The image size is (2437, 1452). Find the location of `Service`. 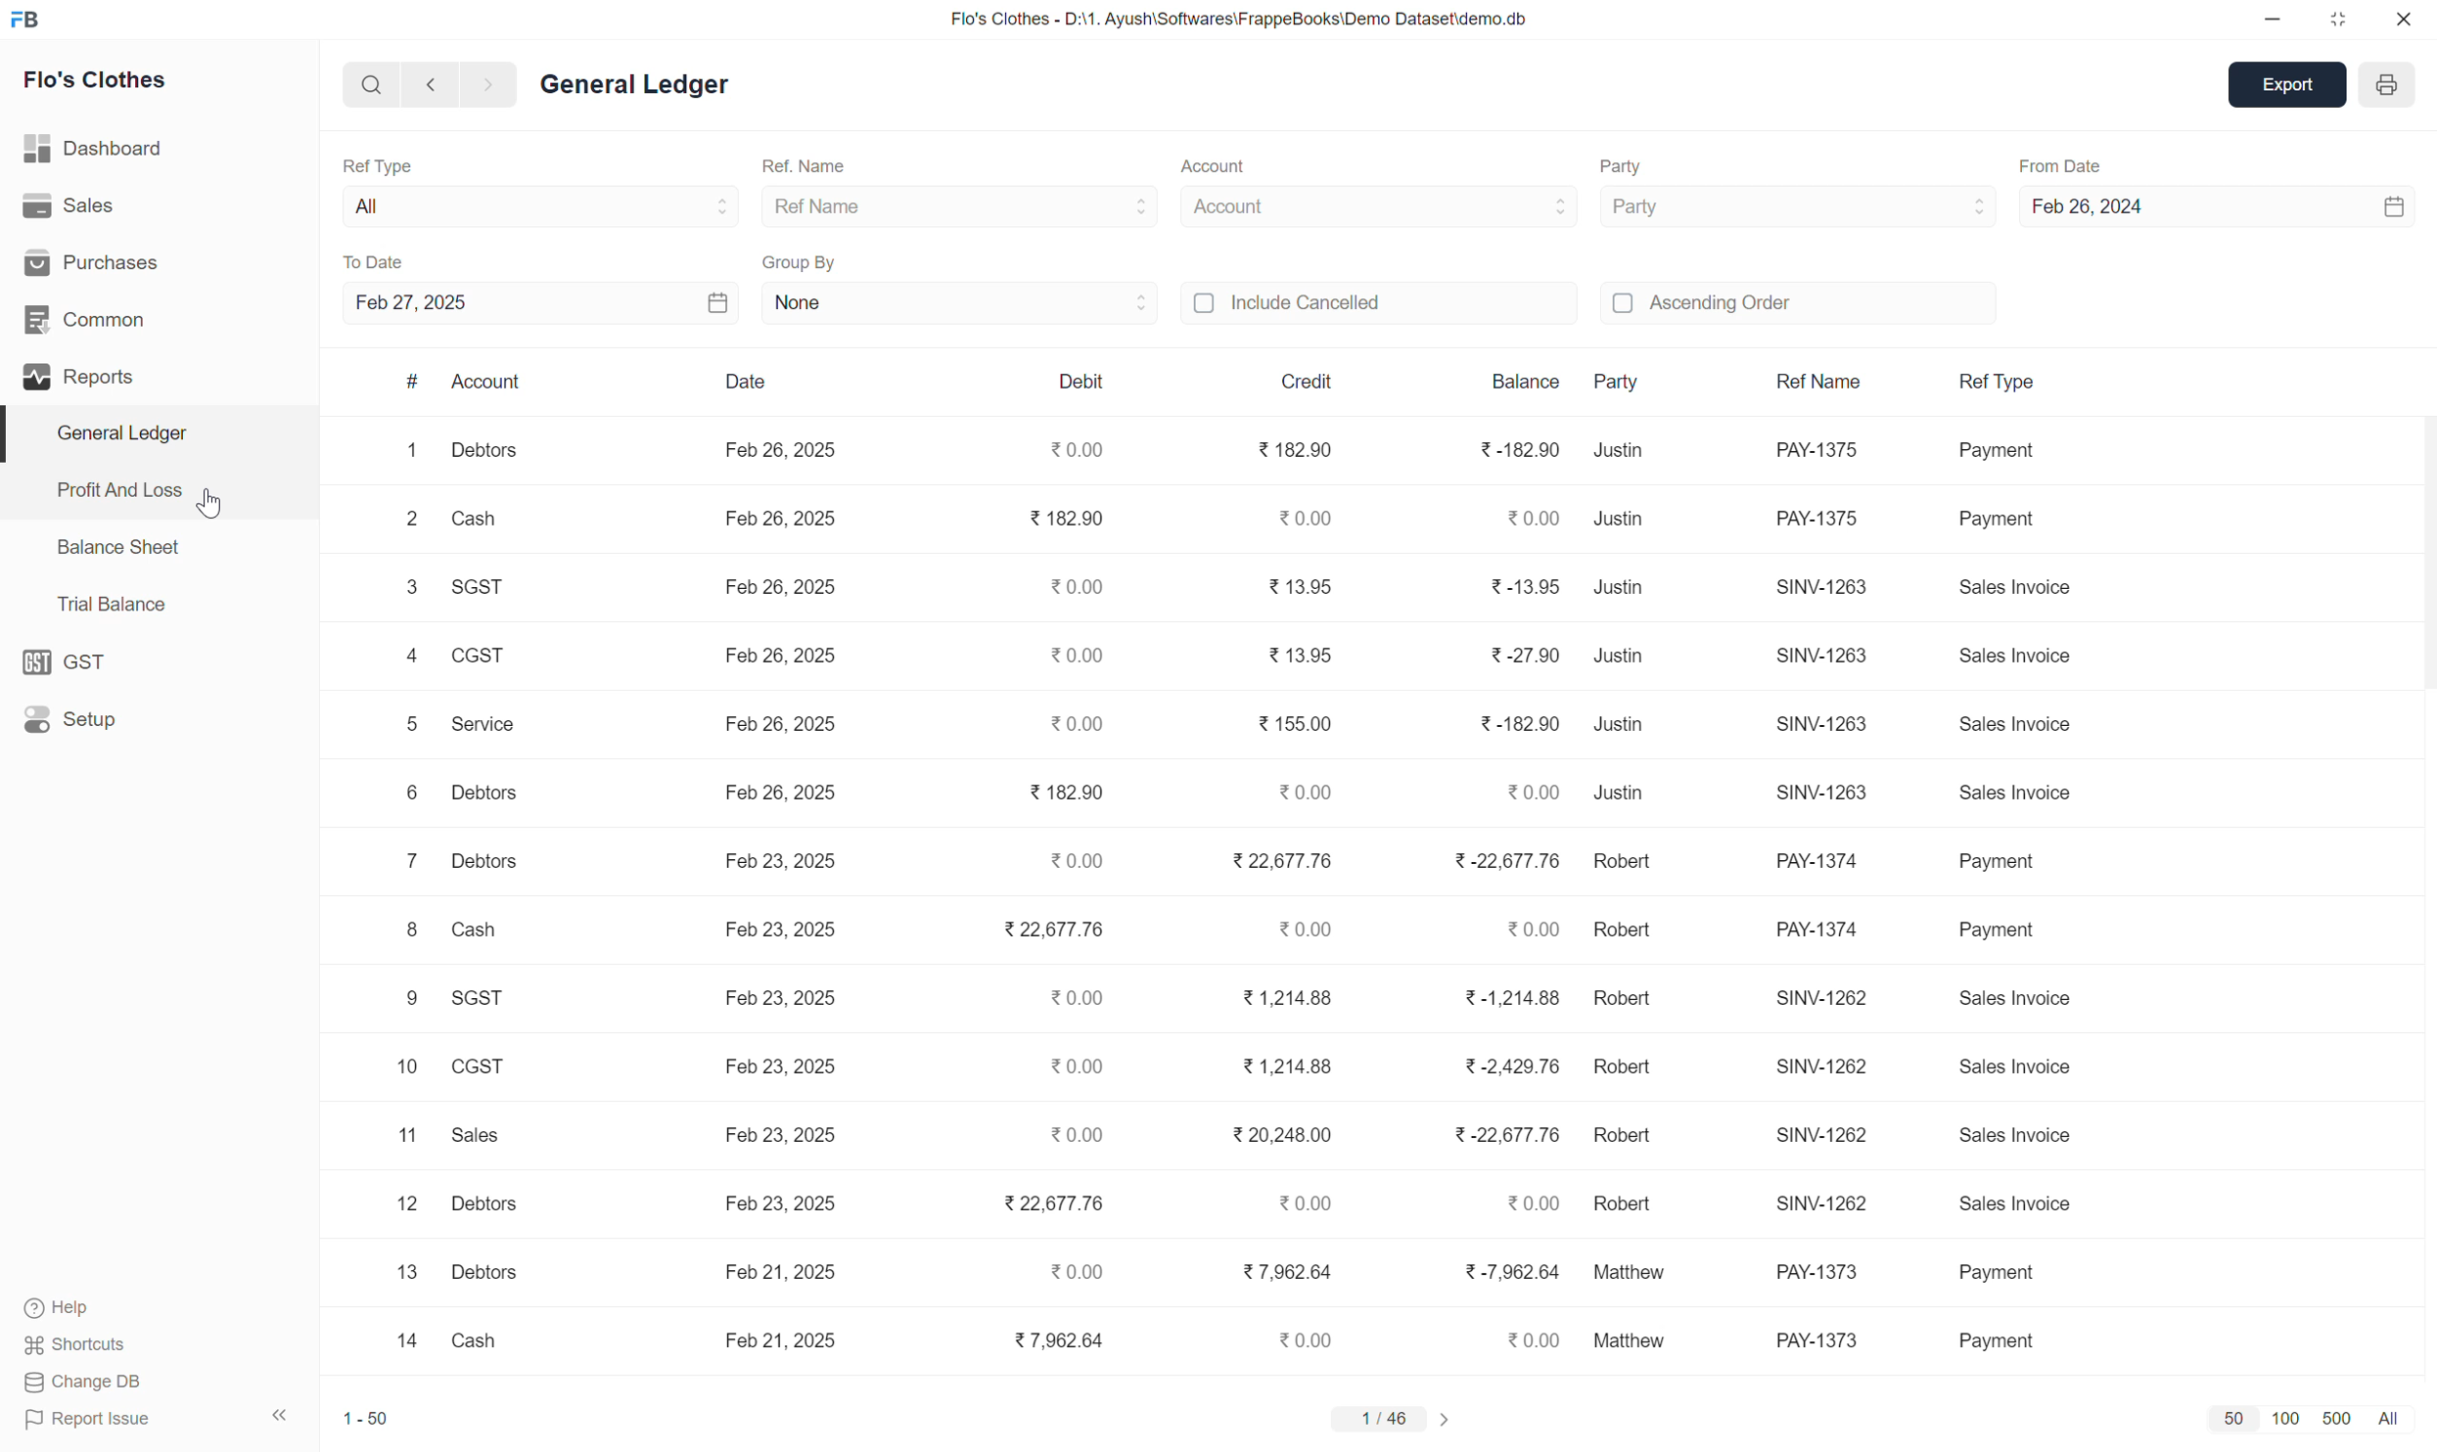

Service is located at coordinates (487, 734).